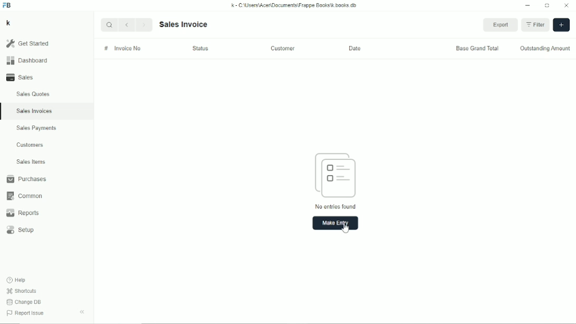  What do you see at coordinates (22, 230) in the screenshot?
I see `Setup` at bounding box center [22, 230].